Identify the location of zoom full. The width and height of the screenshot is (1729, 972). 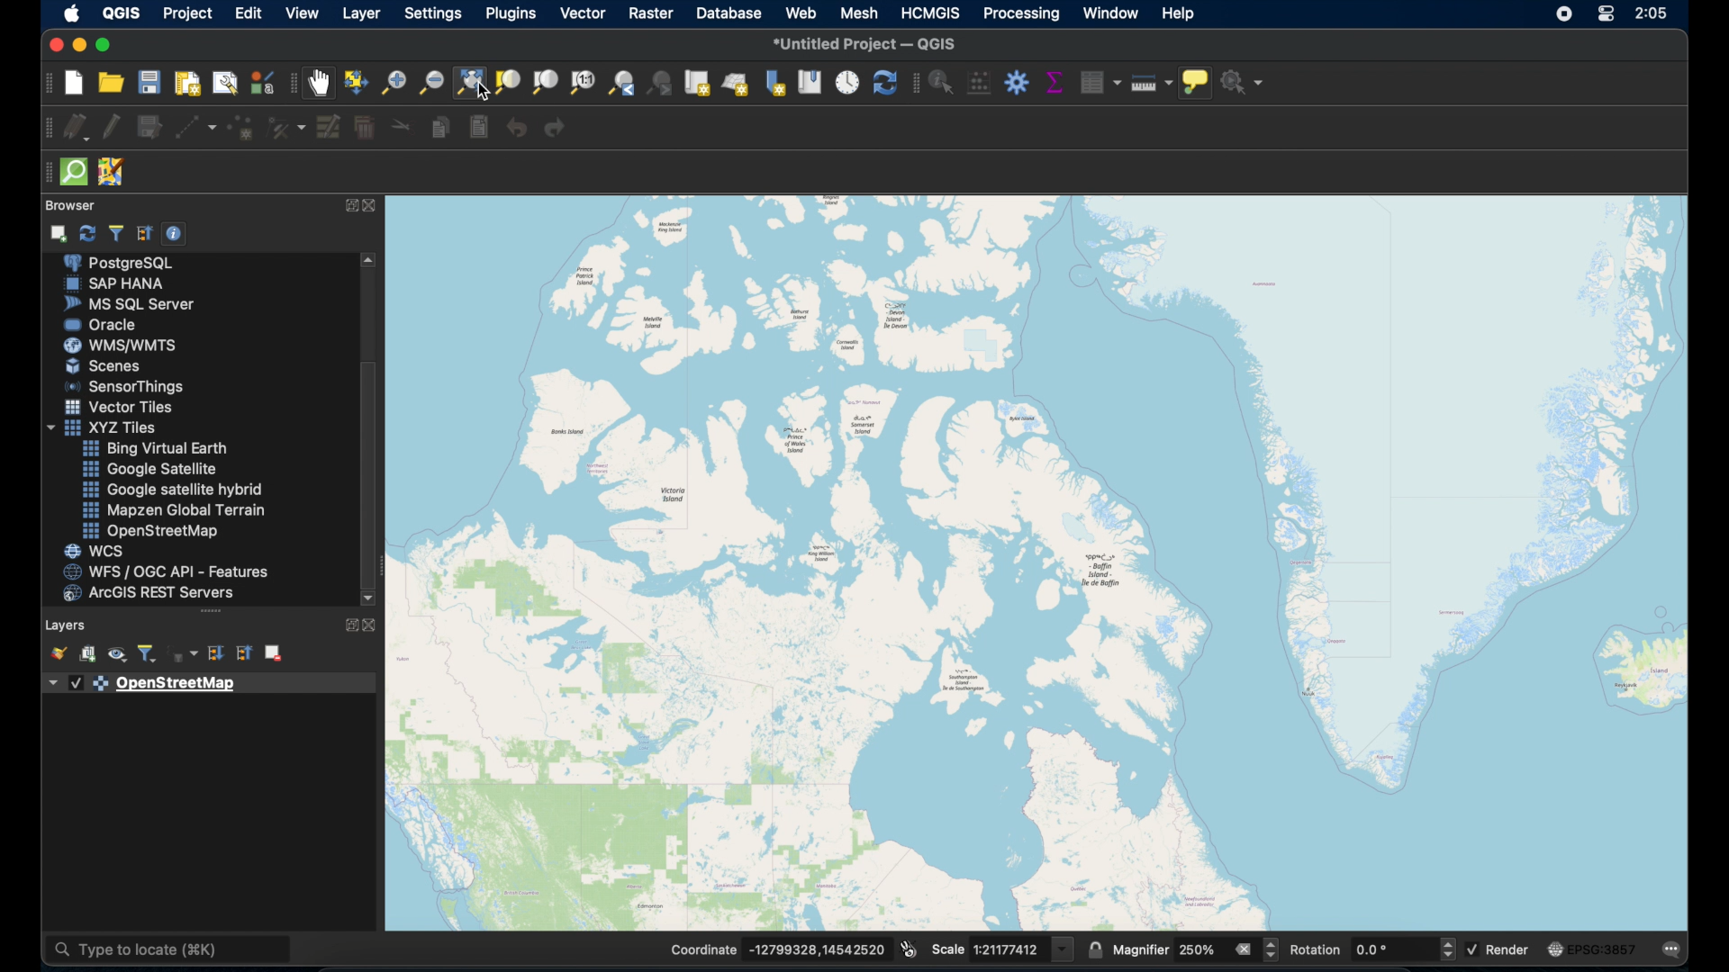
(468, 82).